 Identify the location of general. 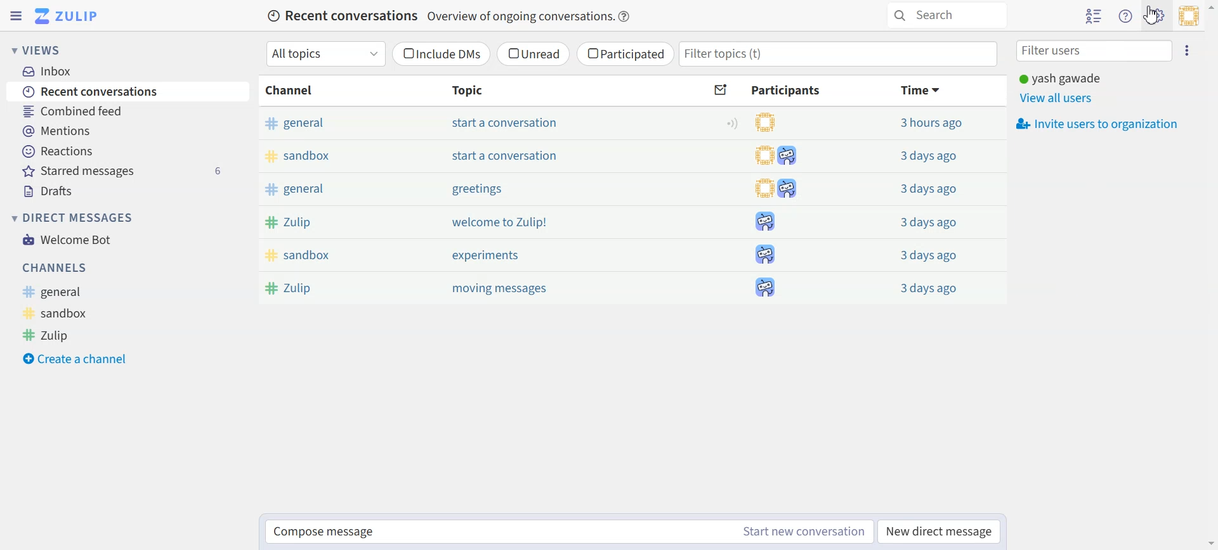
(298, 122).